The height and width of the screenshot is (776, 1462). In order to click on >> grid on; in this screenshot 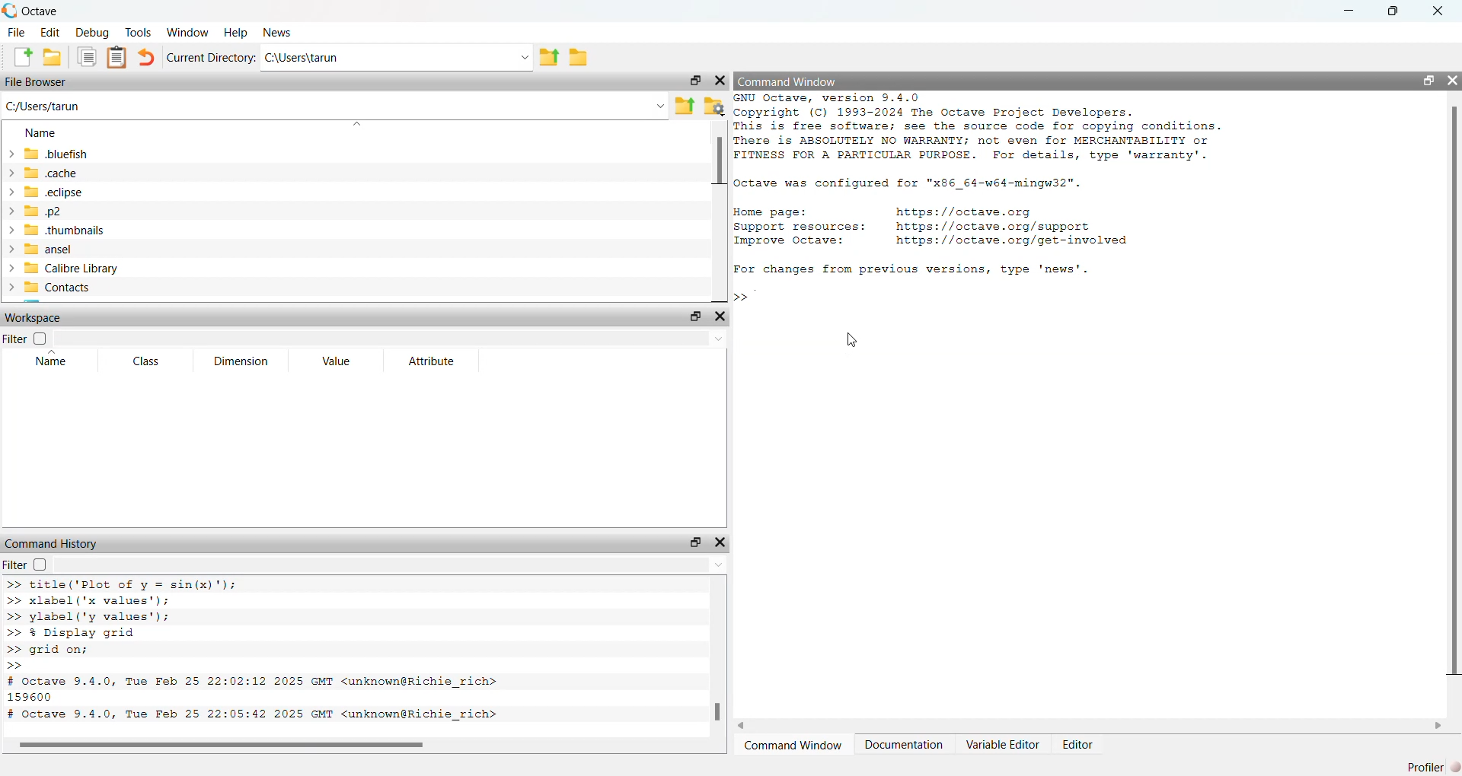, I will do `click(47, 650)`.